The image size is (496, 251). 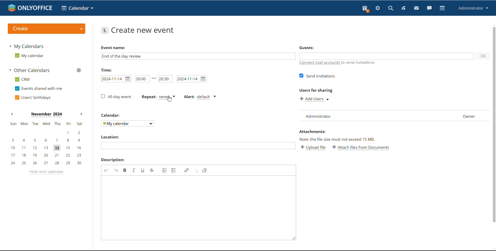 I want to click on strikethrough, so click(x=152, y=170).